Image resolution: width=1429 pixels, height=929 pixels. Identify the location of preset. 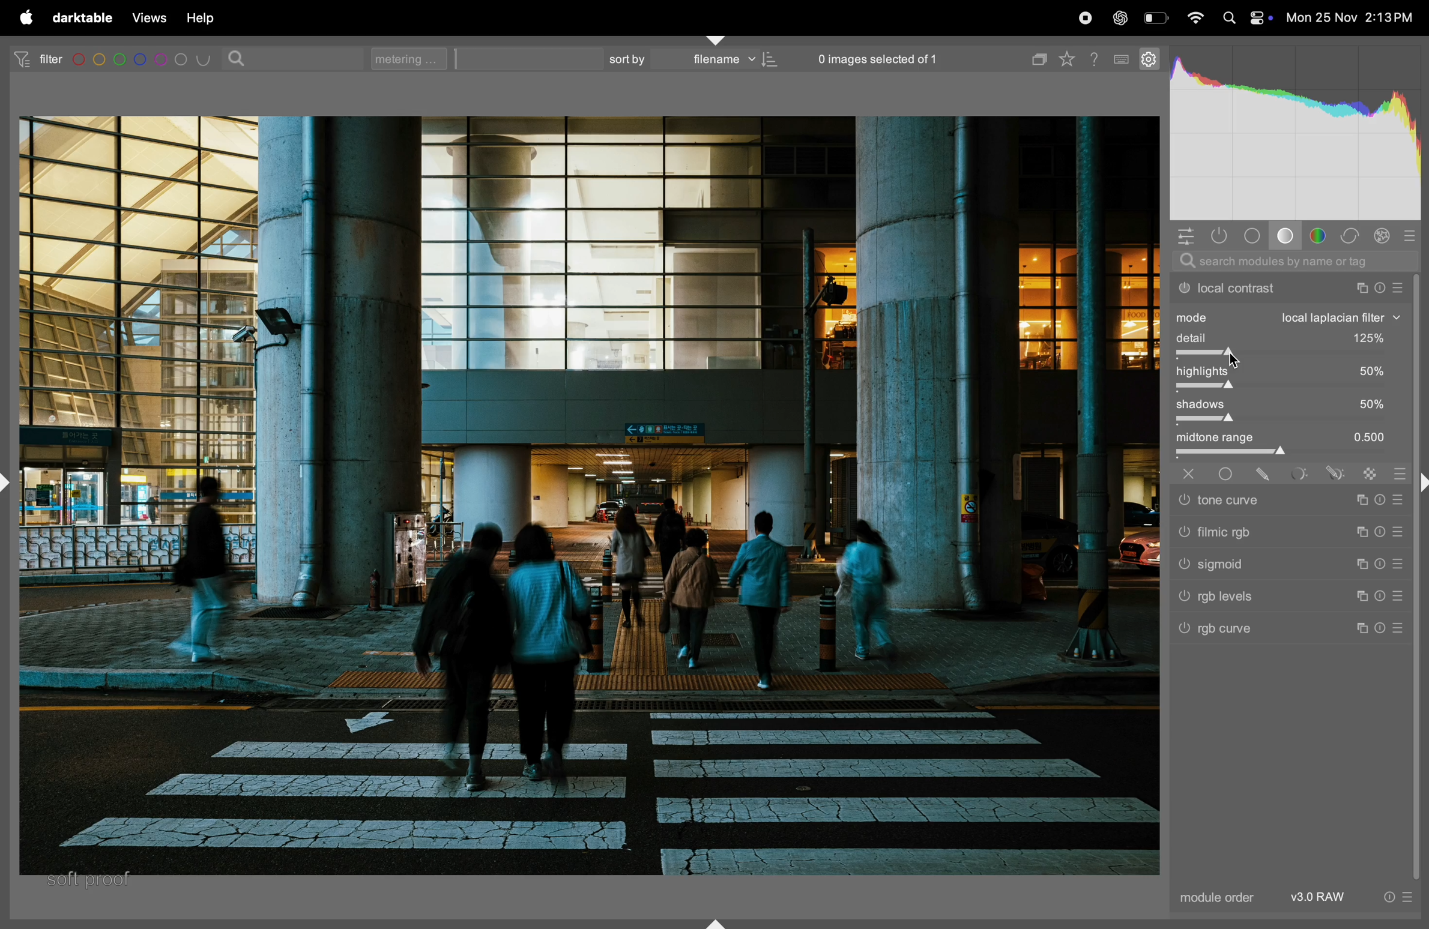
(1395, 566).